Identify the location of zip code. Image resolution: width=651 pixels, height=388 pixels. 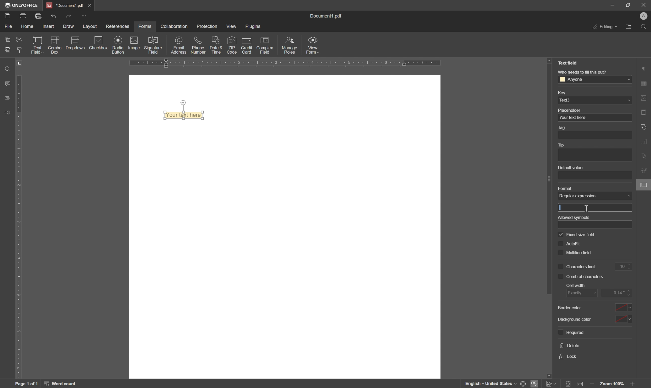
(232, 45).